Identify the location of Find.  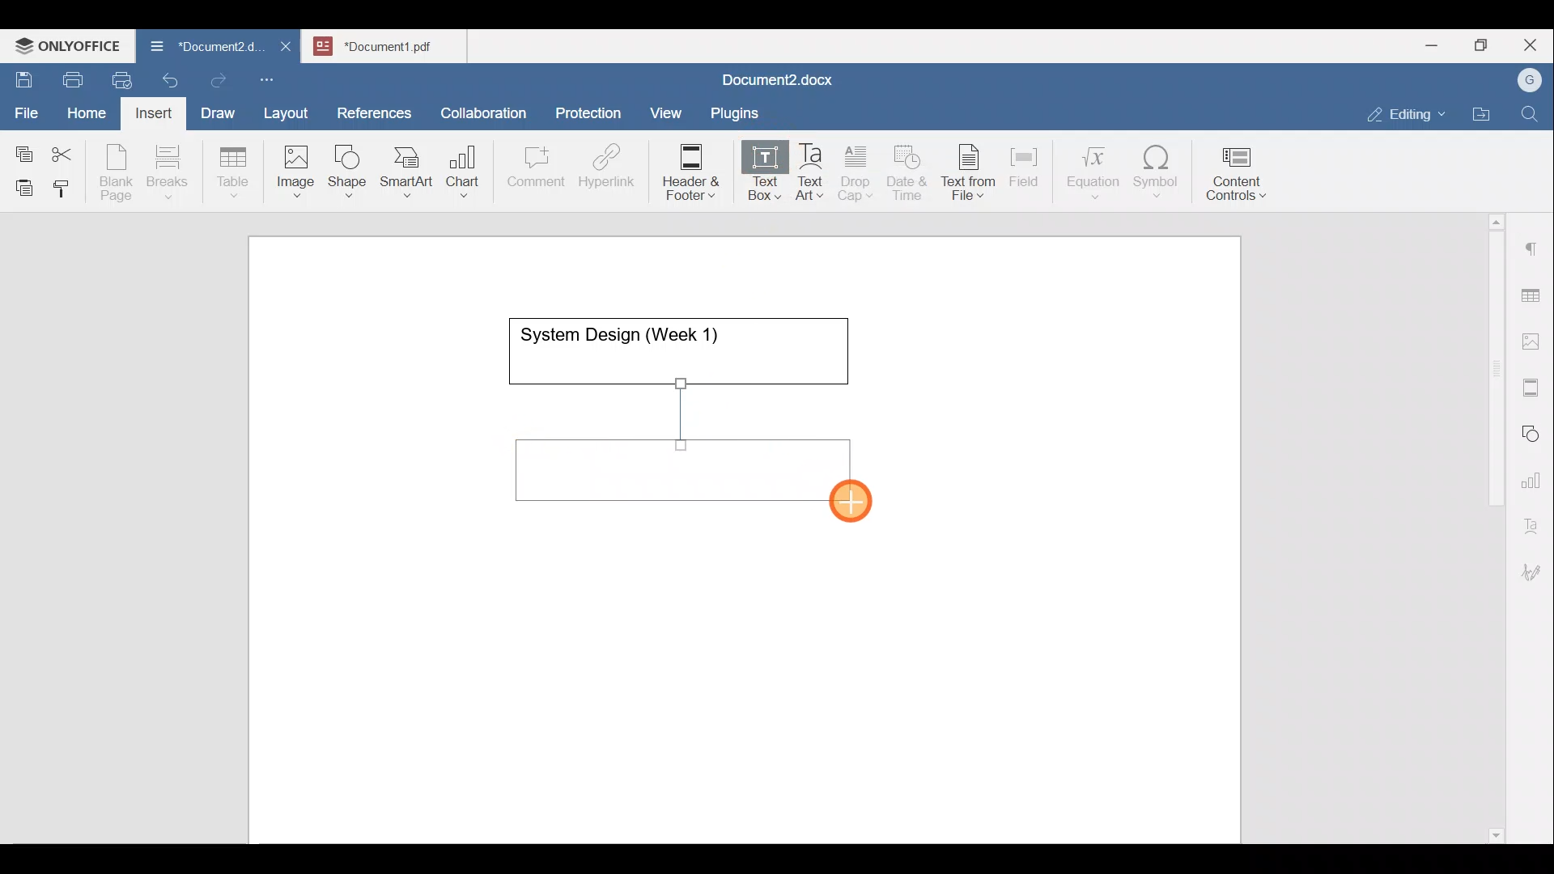
(1531, 115).